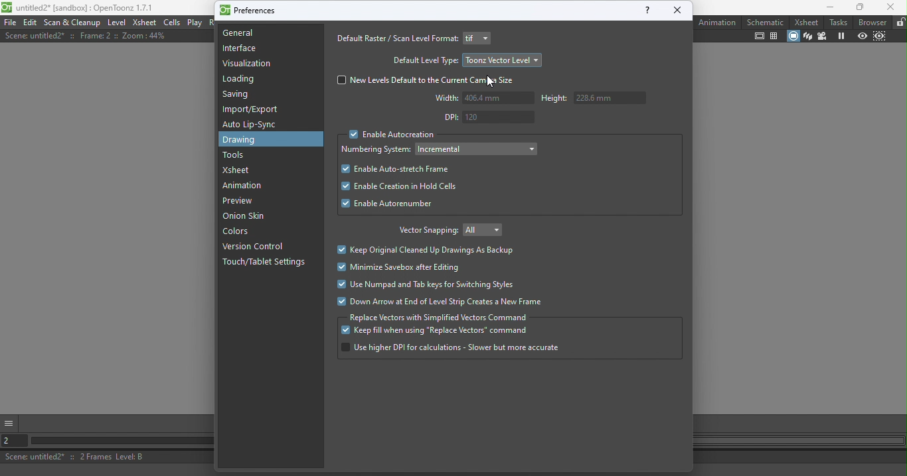 Image resolution: width=907 pixels, height=476 pixels. What do you see at coordinates (478, 149) in the screenshot?
I see `Drop down menu` at bounding box center [478, 149].